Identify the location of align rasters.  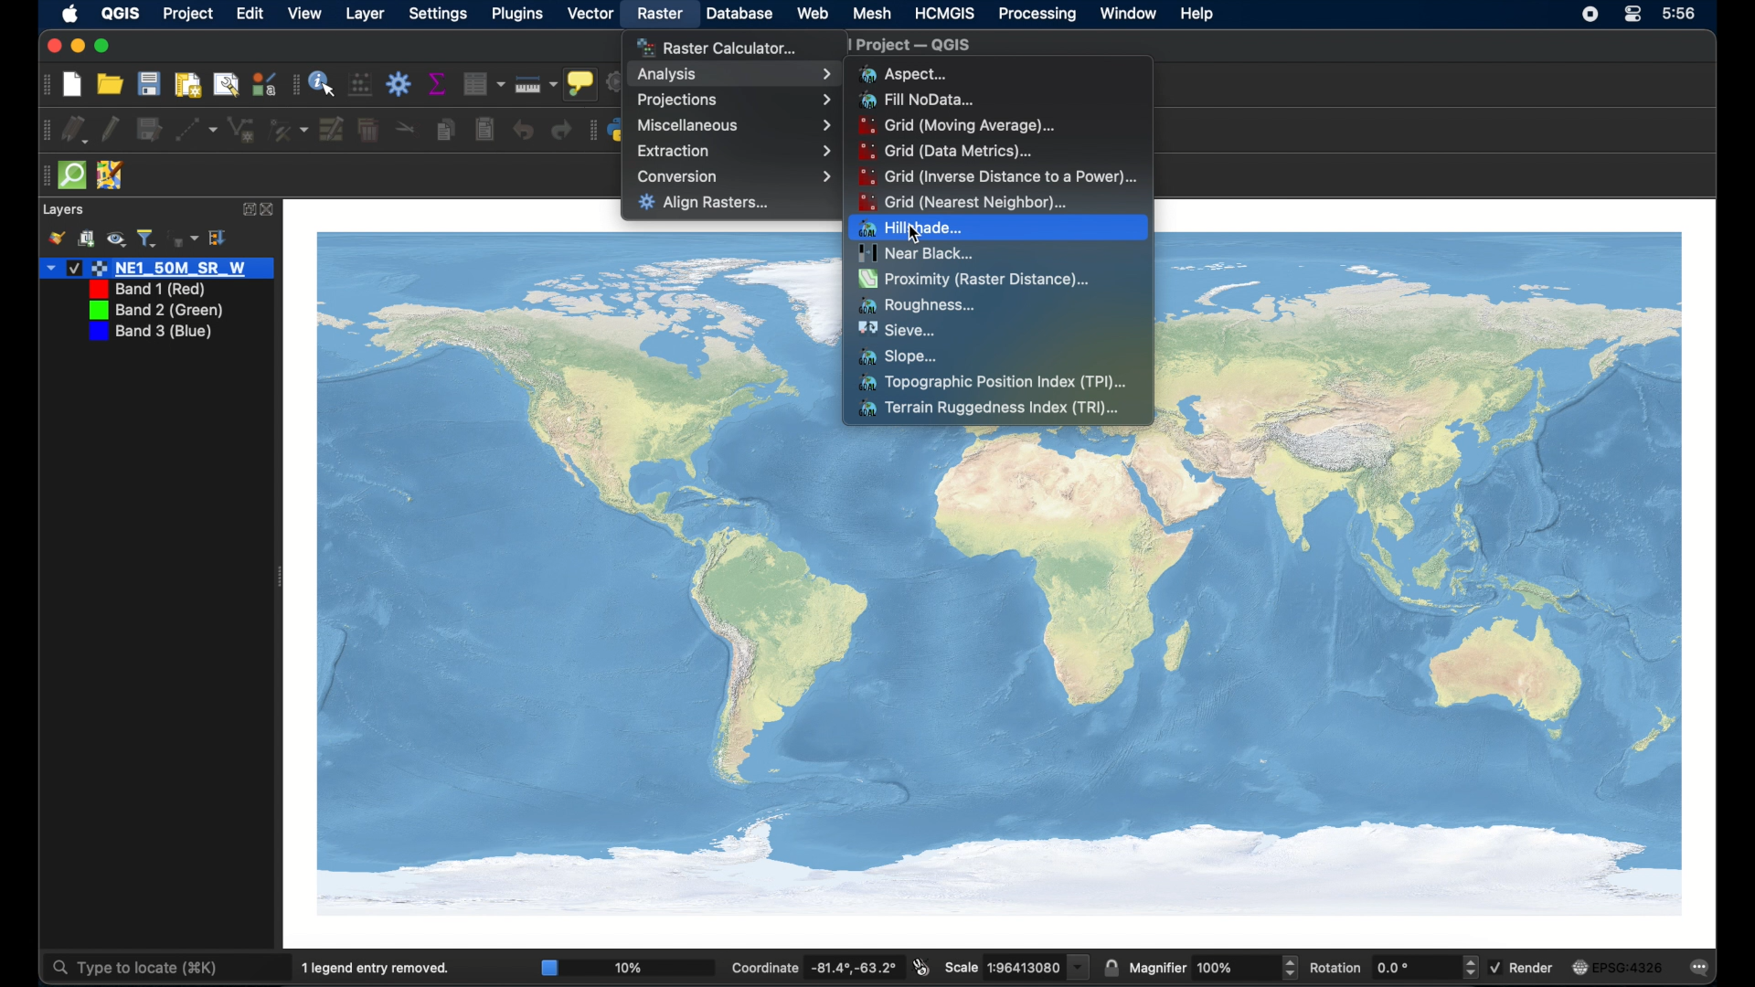
(704, 204).